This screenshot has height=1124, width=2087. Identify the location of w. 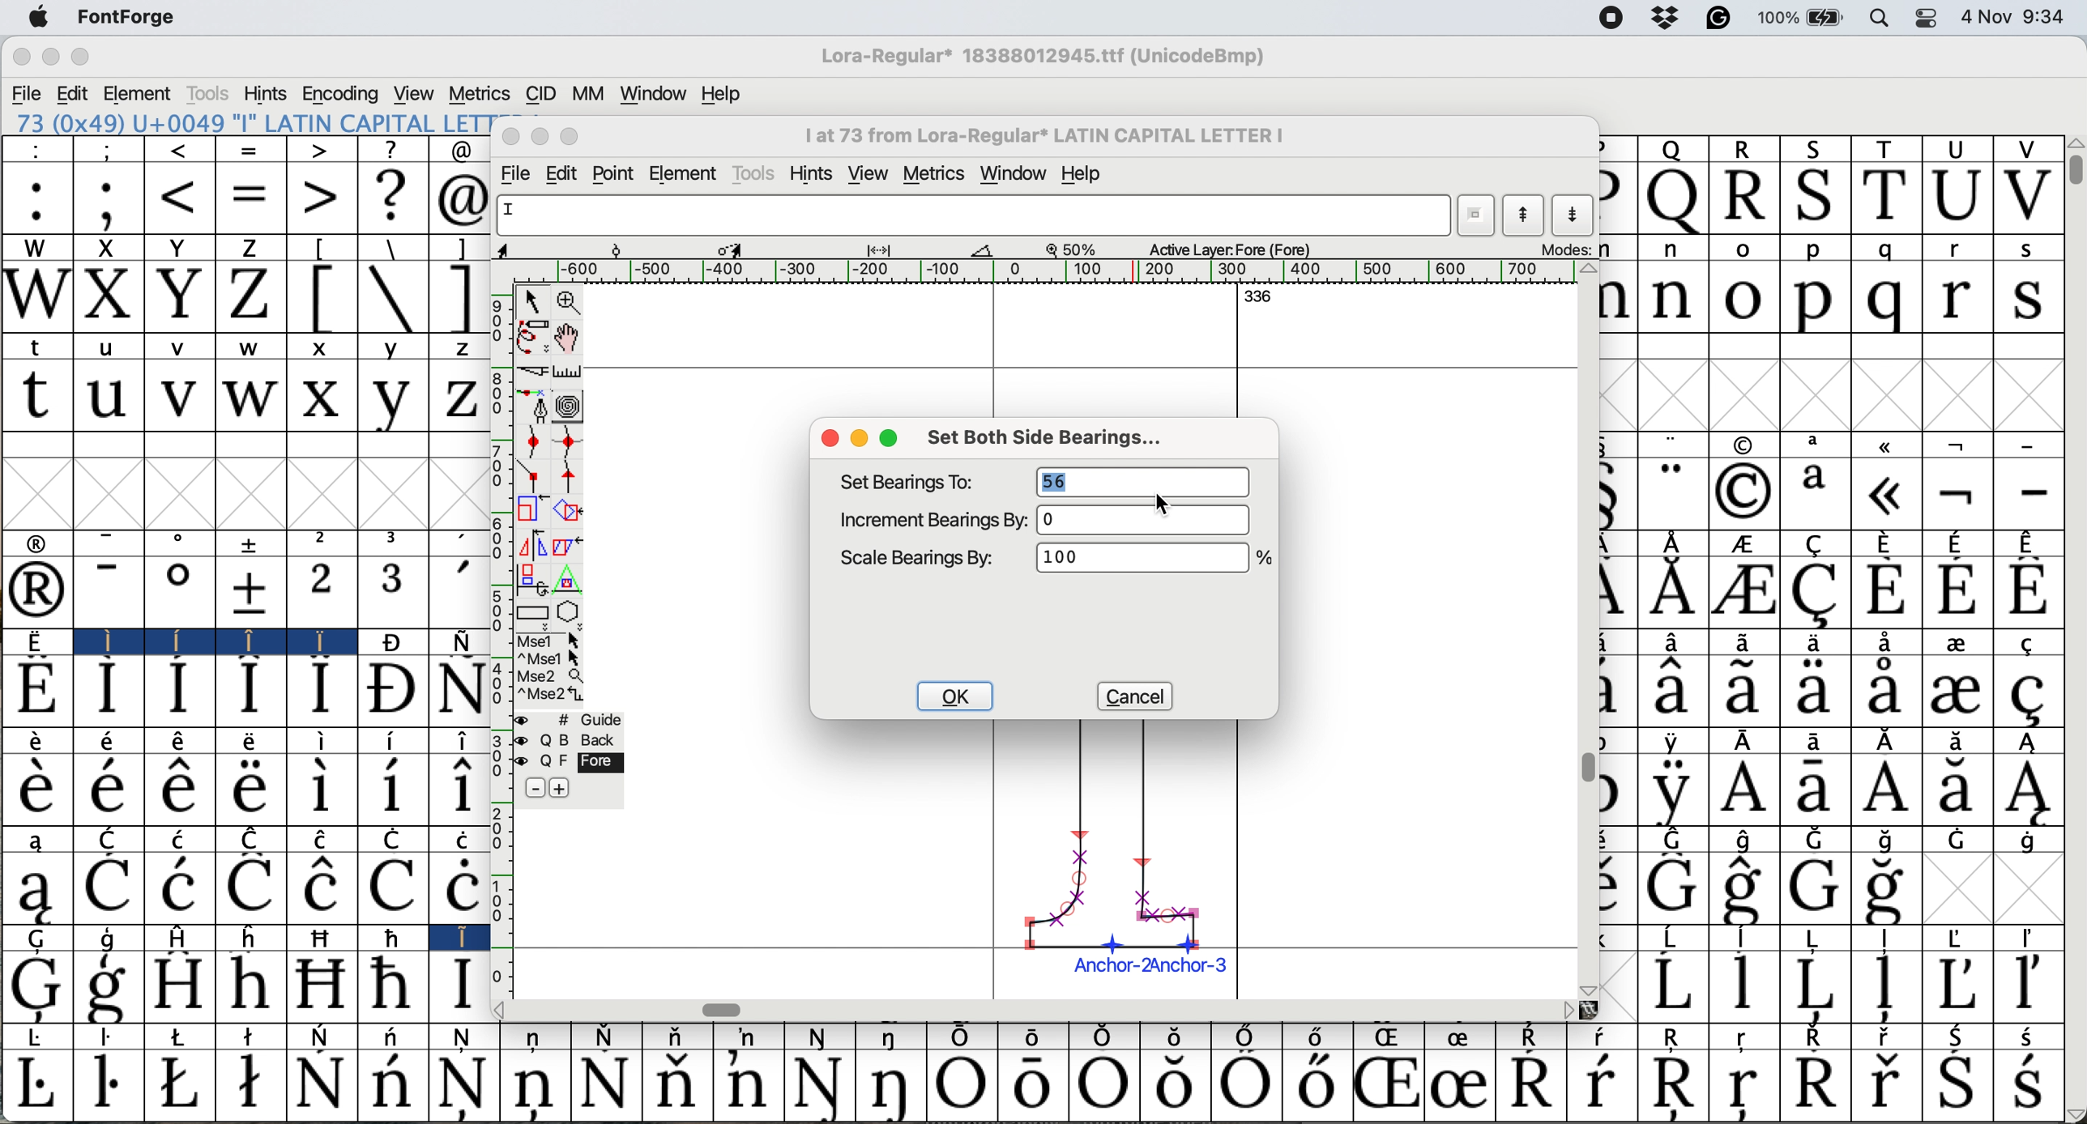
(252, 398).